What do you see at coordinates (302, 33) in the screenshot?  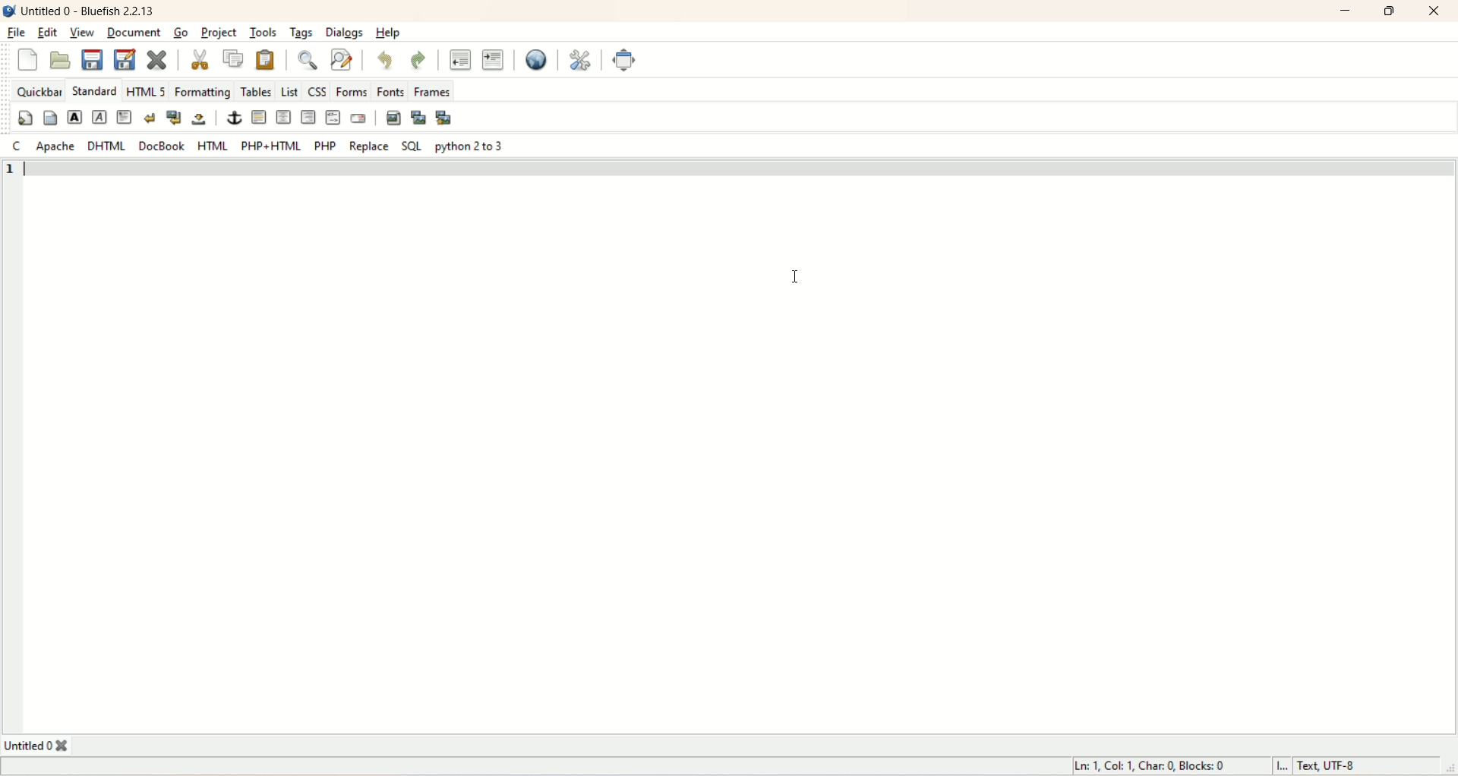 I see `tags` at bounding box center [302, 33].